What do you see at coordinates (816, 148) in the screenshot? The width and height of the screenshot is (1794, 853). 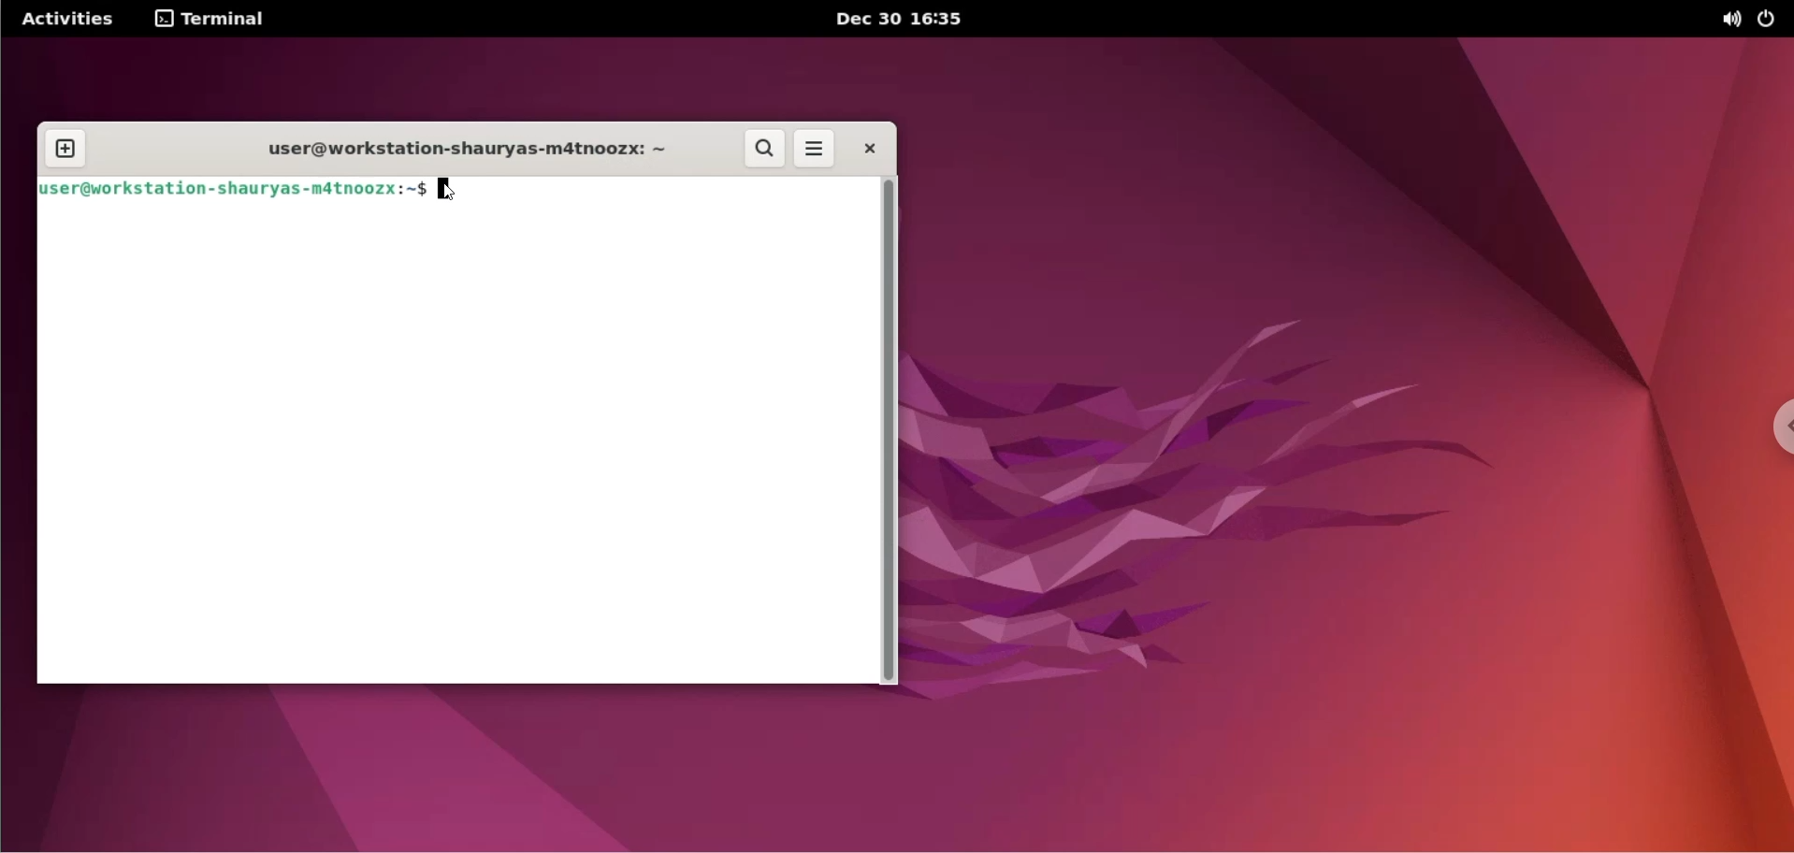 I see `more options` at bounding box center [816, 148].